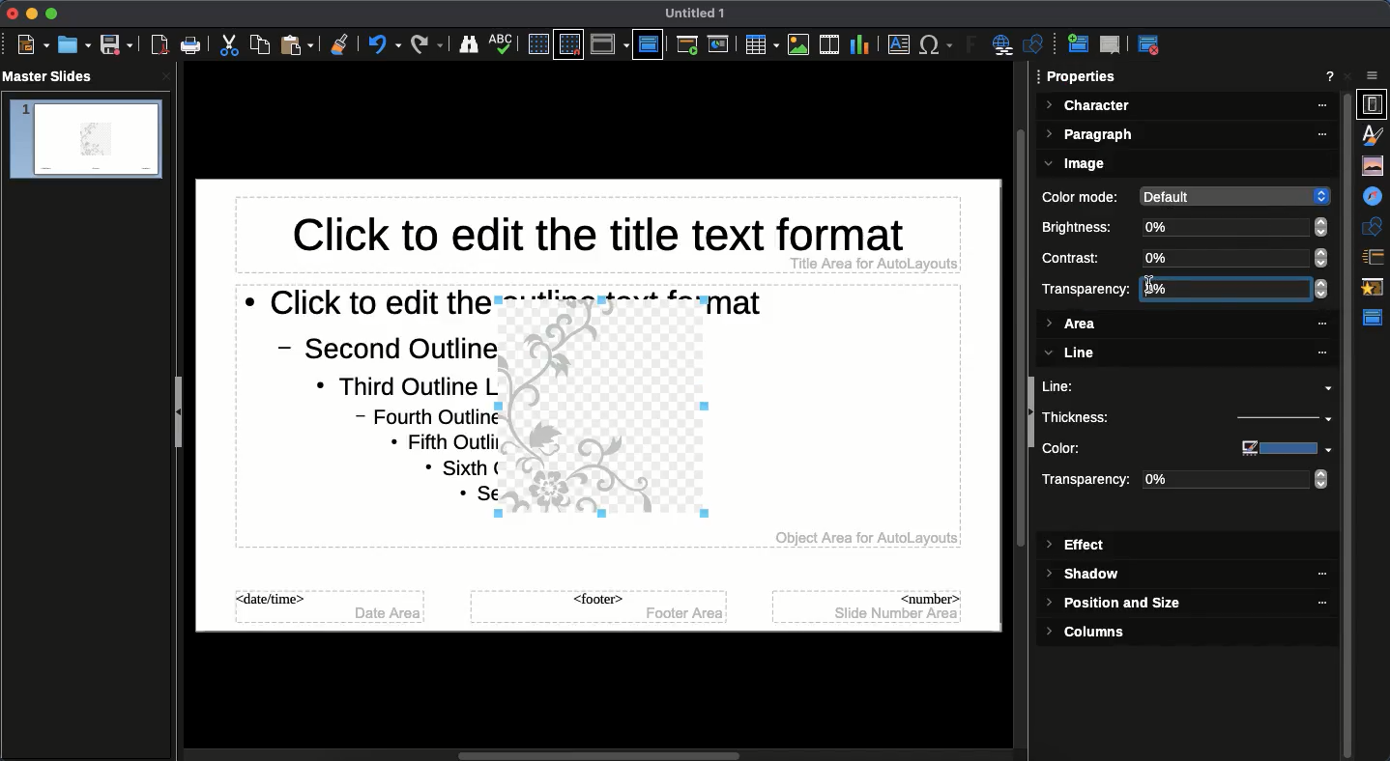 The image size is (1390, 761). I want to click on Minimize, so click(29, 14).